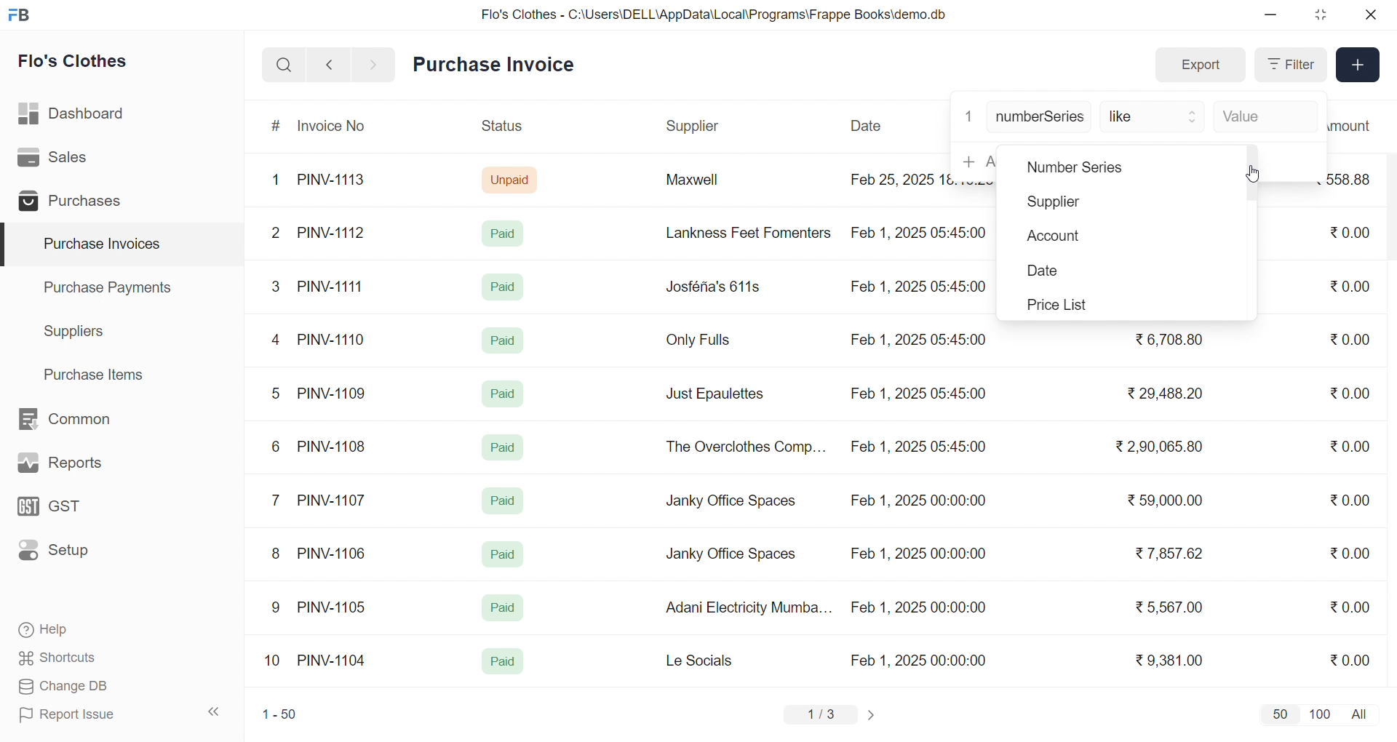 This screenshot has width=1397, height=742. What do you see at coordinates (1074, 272) in the screenshot?
I see `Date` at bounding box center [1074, 272].